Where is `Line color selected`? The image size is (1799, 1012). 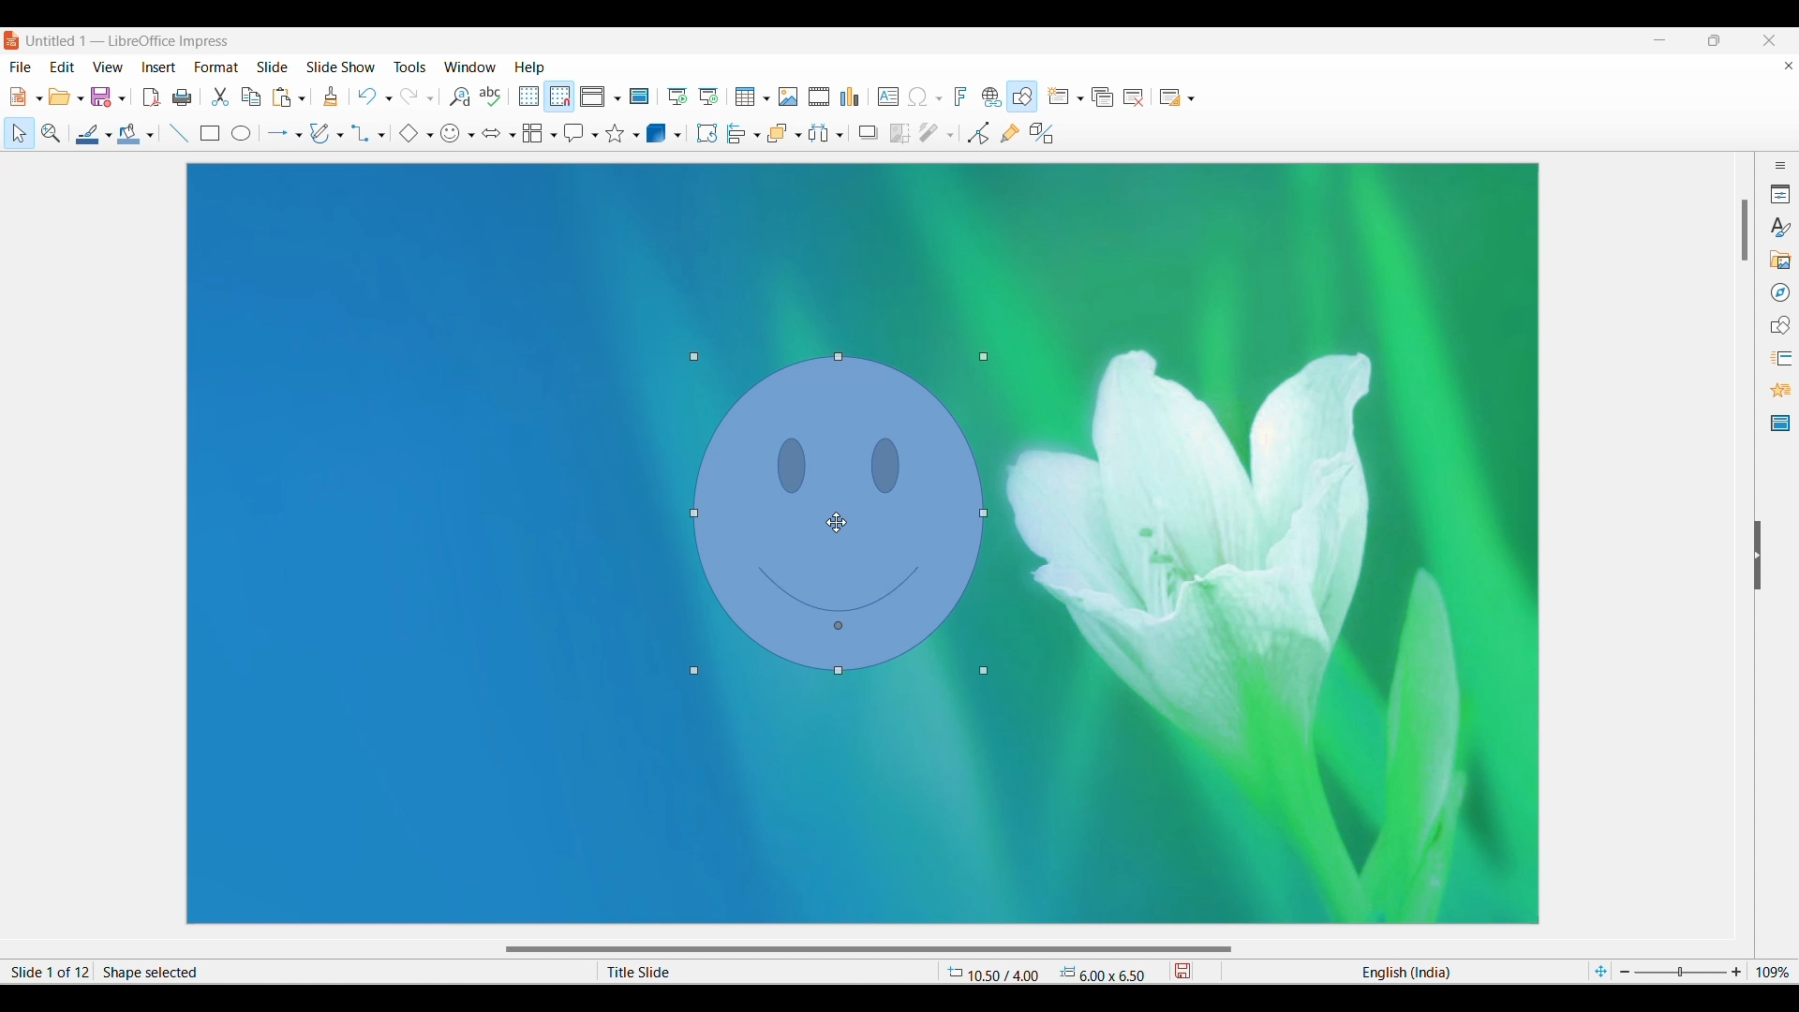 Line color selected is located at coordinates (88, 134).